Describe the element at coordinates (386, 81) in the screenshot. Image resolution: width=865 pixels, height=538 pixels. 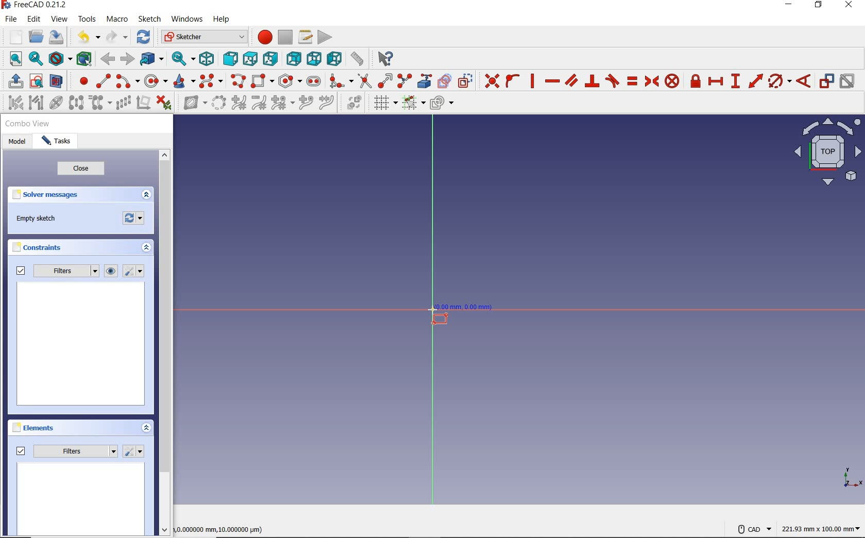
I see `extend edge` at that location.